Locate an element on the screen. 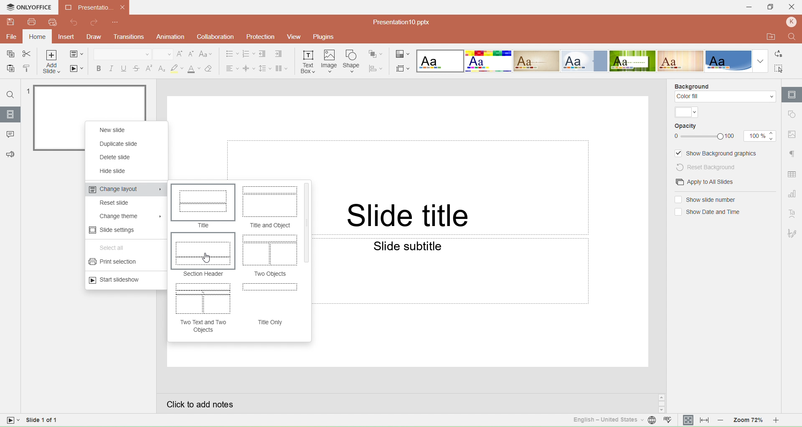 Image resolution: width=802 pixels, height=427 pixels. Signature setting is located at coordinates (793, 233).